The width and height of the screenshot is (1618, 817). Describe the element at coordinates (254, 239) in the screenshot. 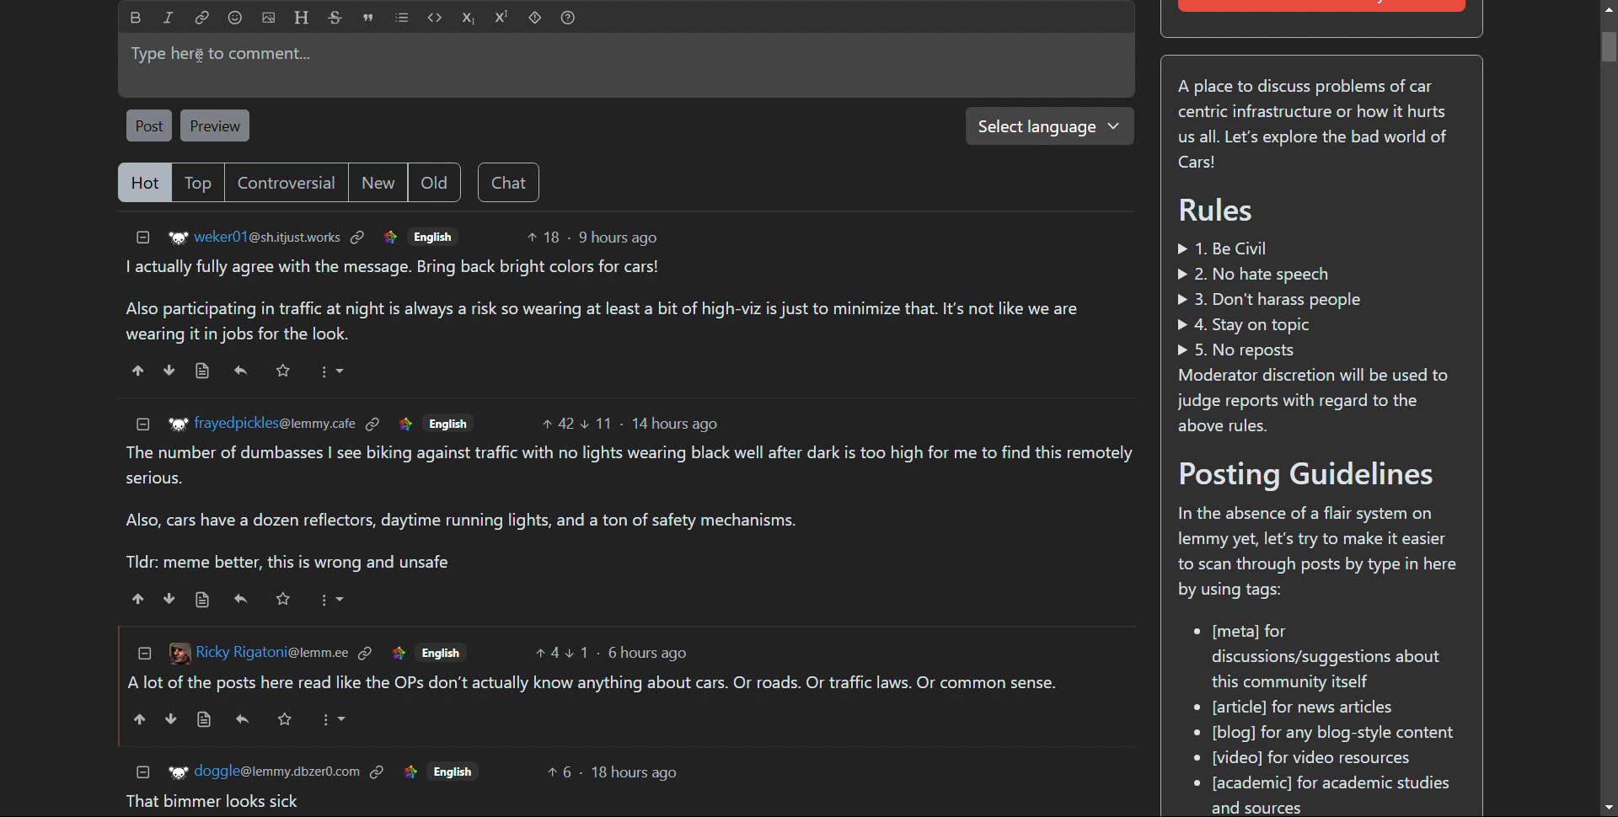

I see `'®" weker01@sh.itjustworks` at that location.